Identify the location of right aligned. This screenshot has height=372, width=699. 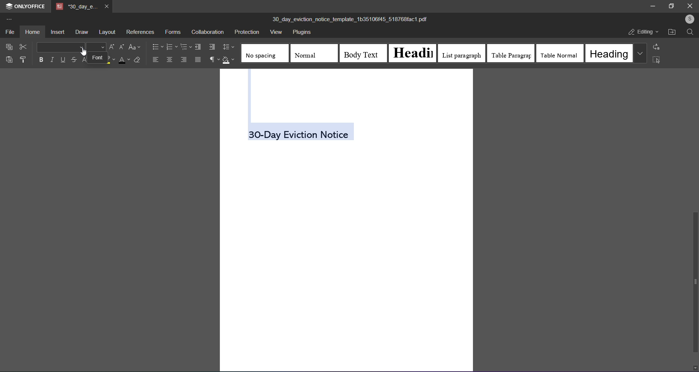
(183, 60).